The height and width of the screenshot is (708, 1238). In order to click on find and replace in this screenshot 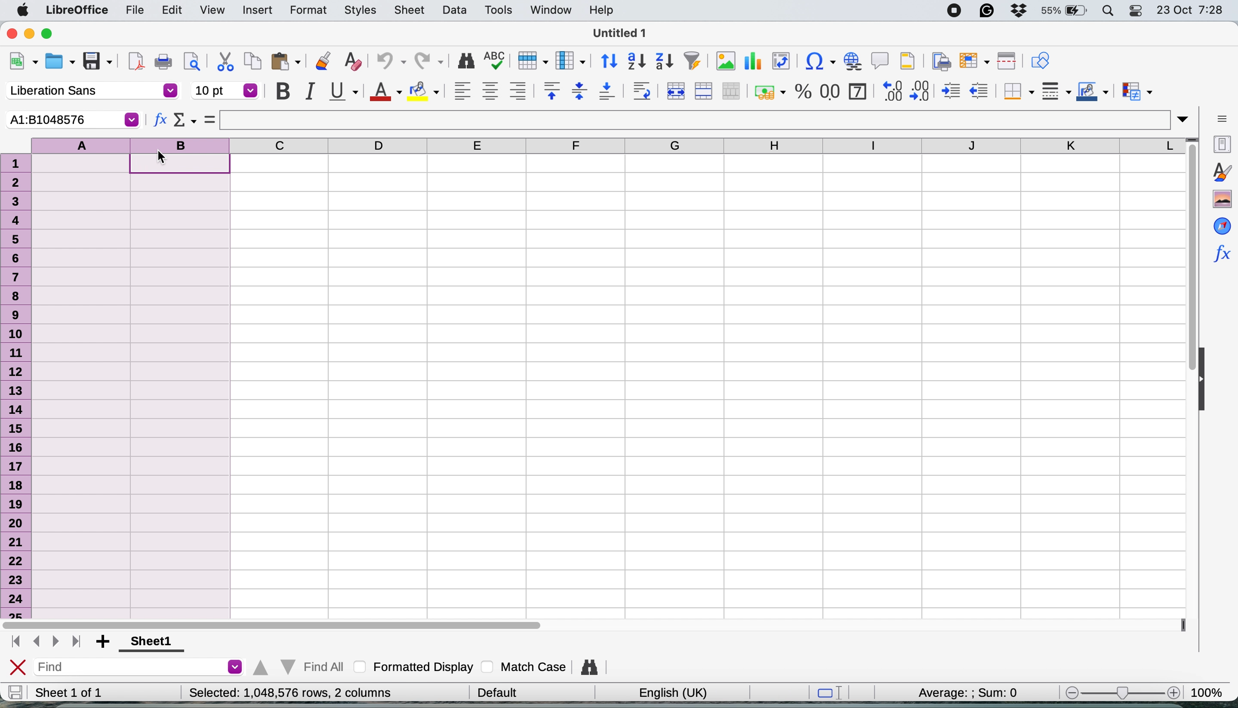, I will do `click(587, 668)`.